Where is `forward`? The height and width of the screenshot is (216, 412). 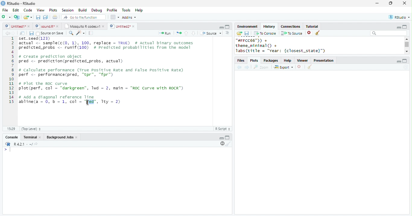 forward is located at coordinates (247, 68).